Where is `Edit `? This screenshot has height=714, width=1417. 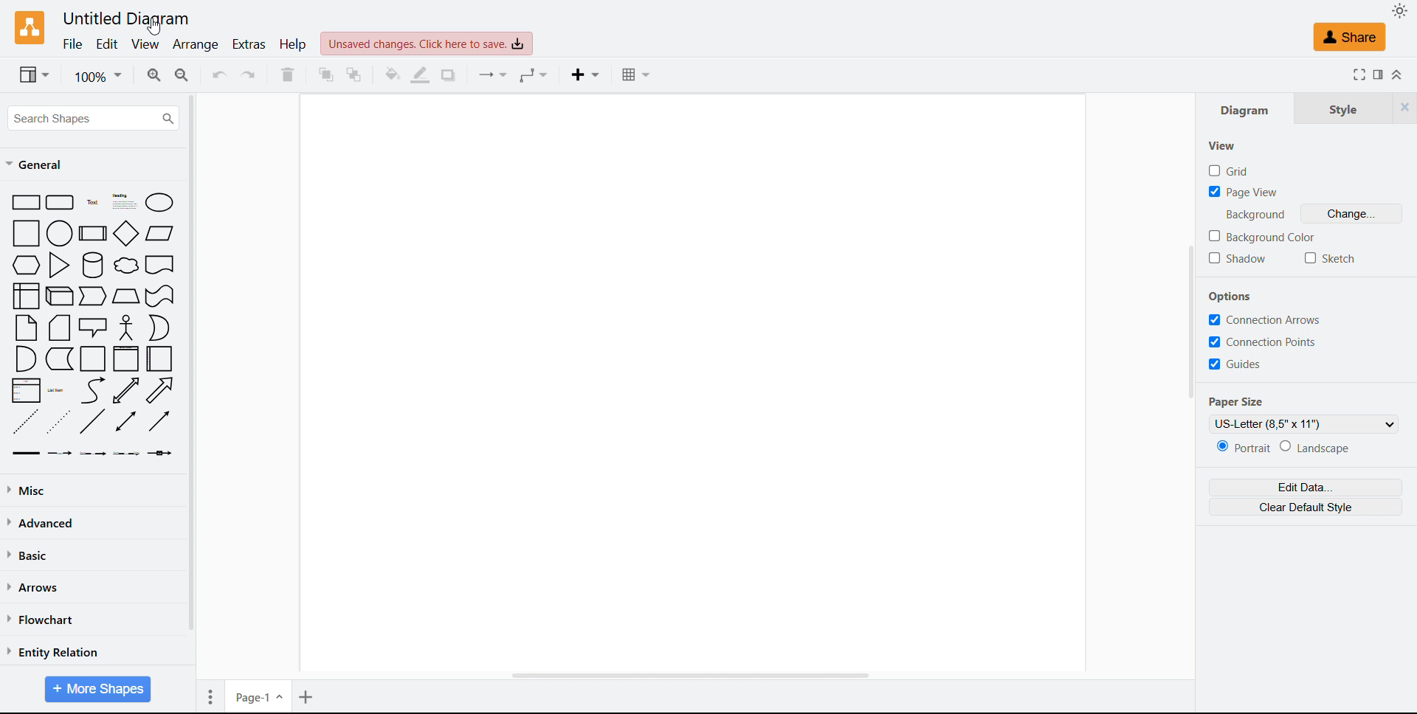
Edit  is located at coordinates (107, 46).